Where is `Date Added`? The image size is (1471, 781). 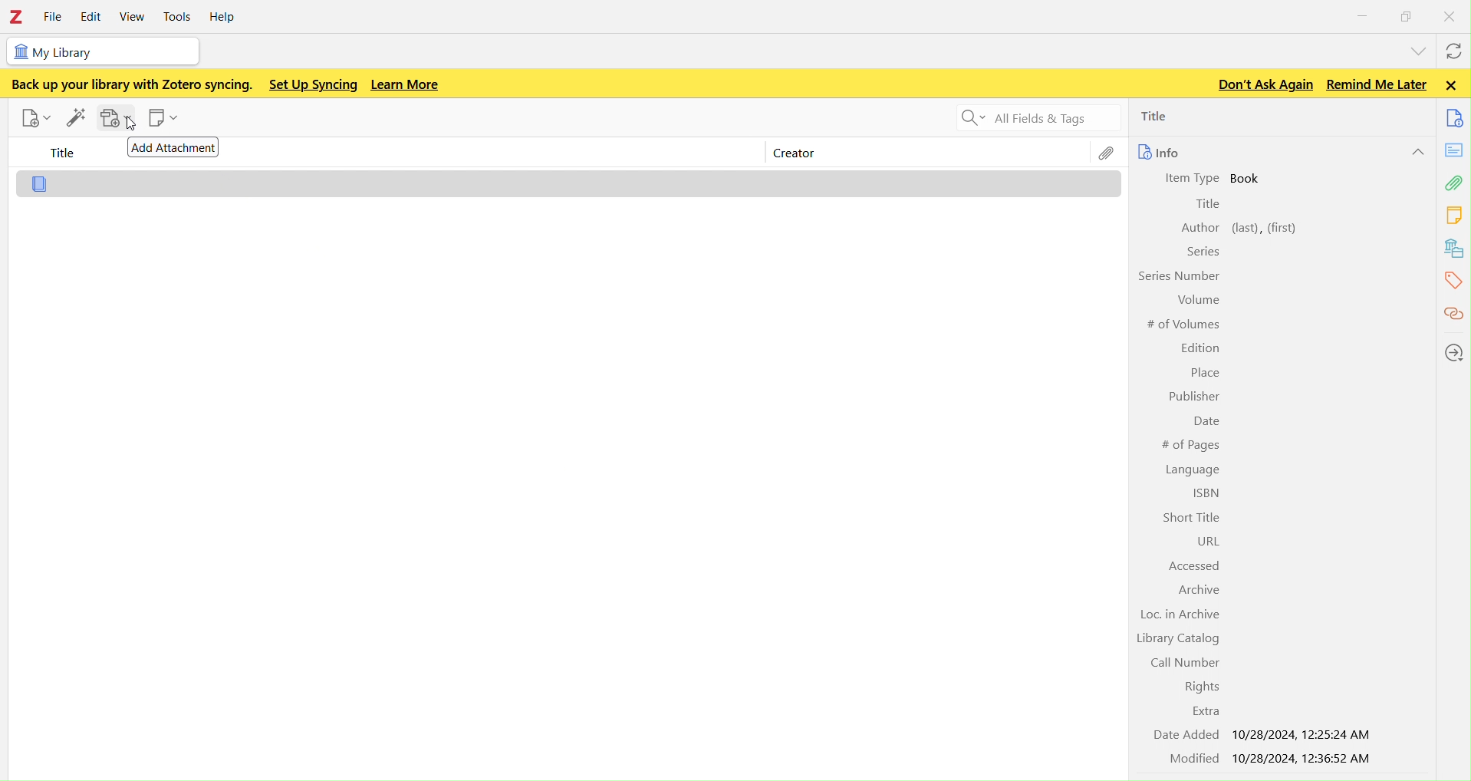
Date Added is located at coordinates (1183, 736).